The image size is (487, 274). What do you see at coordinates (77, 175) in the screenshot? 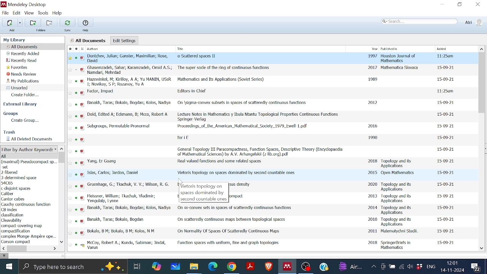
I see `read status` at bounding box center [77, 175].